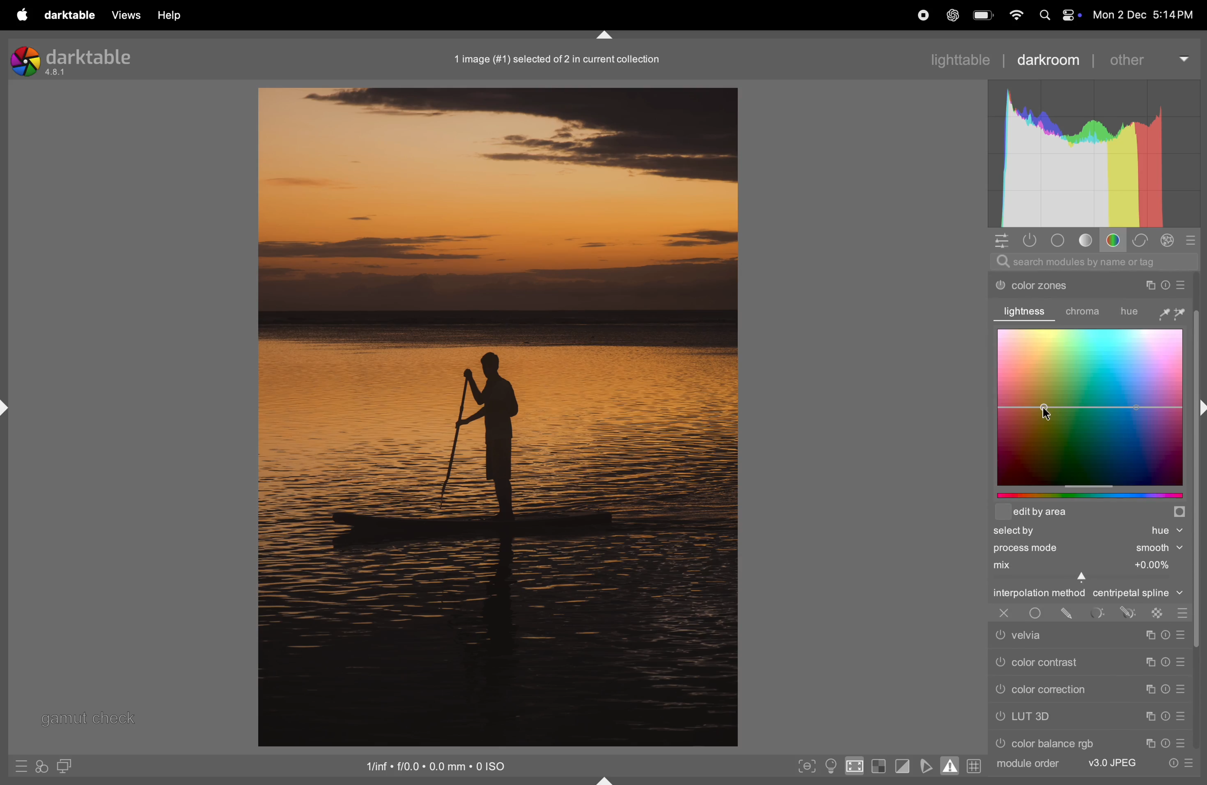 Image resolution: width=1207 pixels, height=785 pixels. I want to click on toggle clor assment, so click(830, 766).